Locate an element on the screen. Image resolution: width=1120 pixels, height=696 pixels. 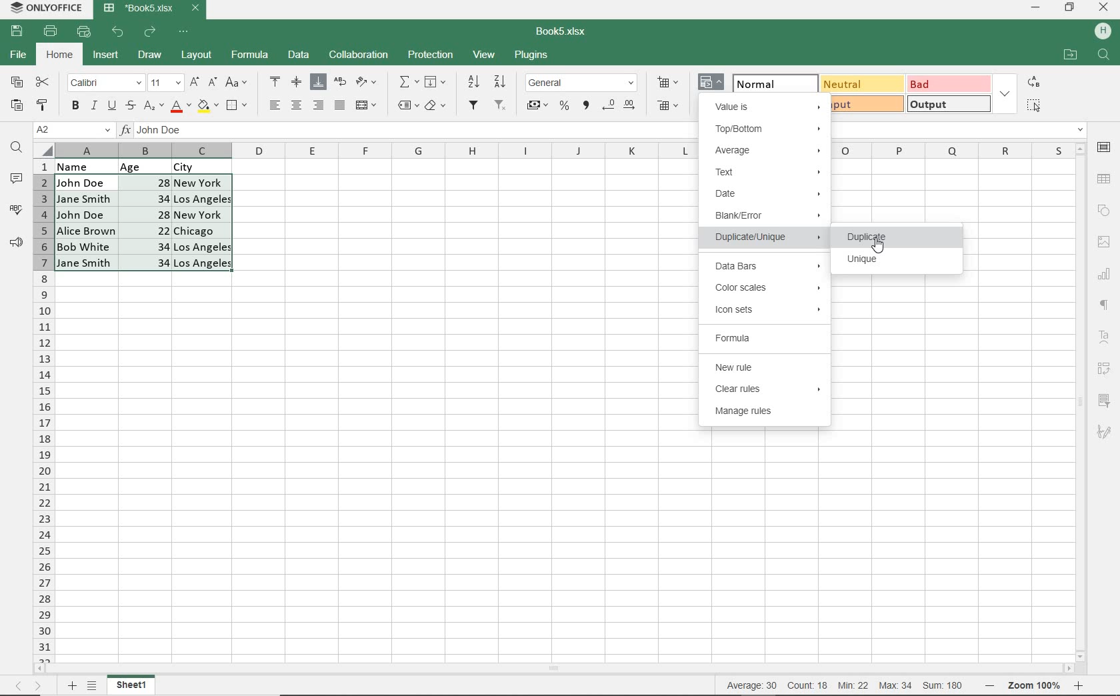
FILL COLOR is located at coordinates (207, 105).